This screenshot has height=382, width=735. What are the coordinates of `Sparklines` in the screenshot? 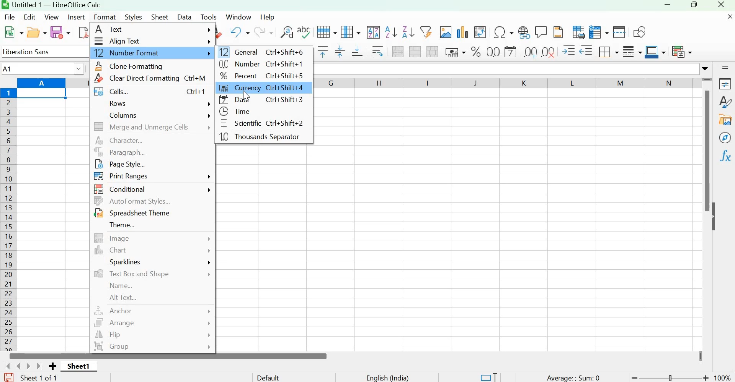 It's located at (158, 261).